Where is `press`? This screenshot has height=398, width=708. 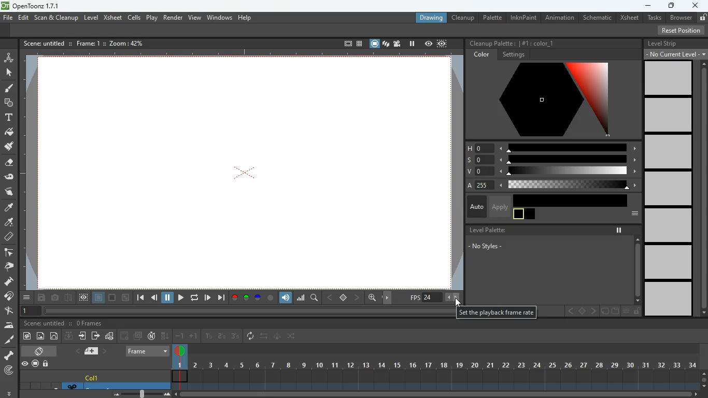
press is located at coordinates (7, 282).